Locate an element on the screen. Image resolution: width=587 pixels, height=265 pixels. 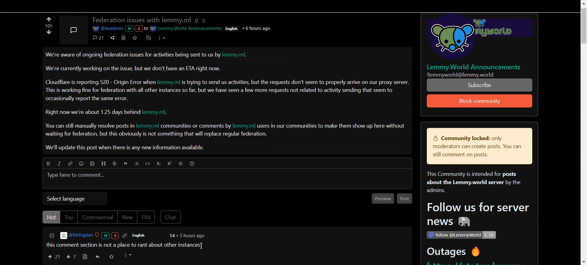
Strike through is located at coordinates (116, 164).